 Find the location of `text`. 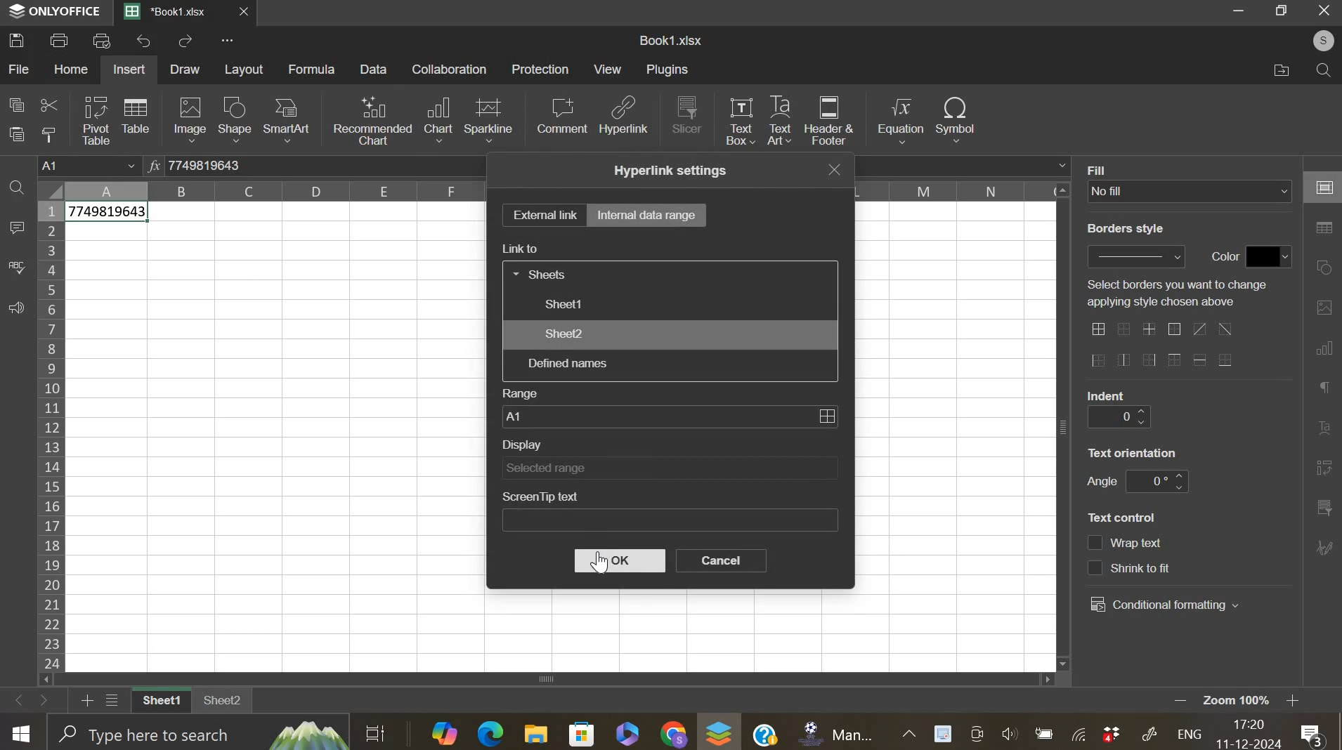

text is located at coordinates (1102, 169).